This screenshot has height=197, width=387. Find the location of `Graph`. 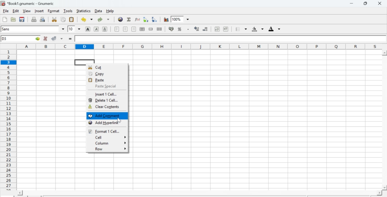

Graph is located at coordinates (166, 19).